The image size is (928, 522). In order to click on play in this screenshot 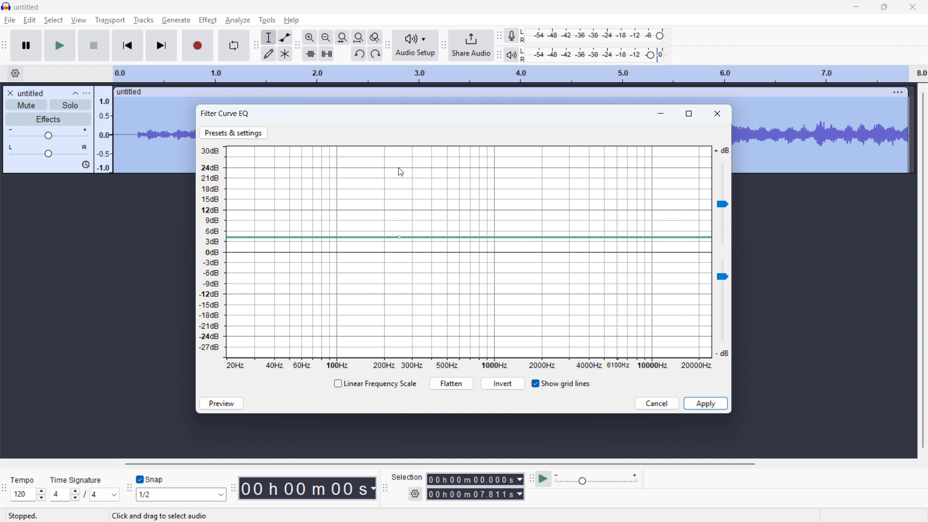, I will do `click(60, 46)`.